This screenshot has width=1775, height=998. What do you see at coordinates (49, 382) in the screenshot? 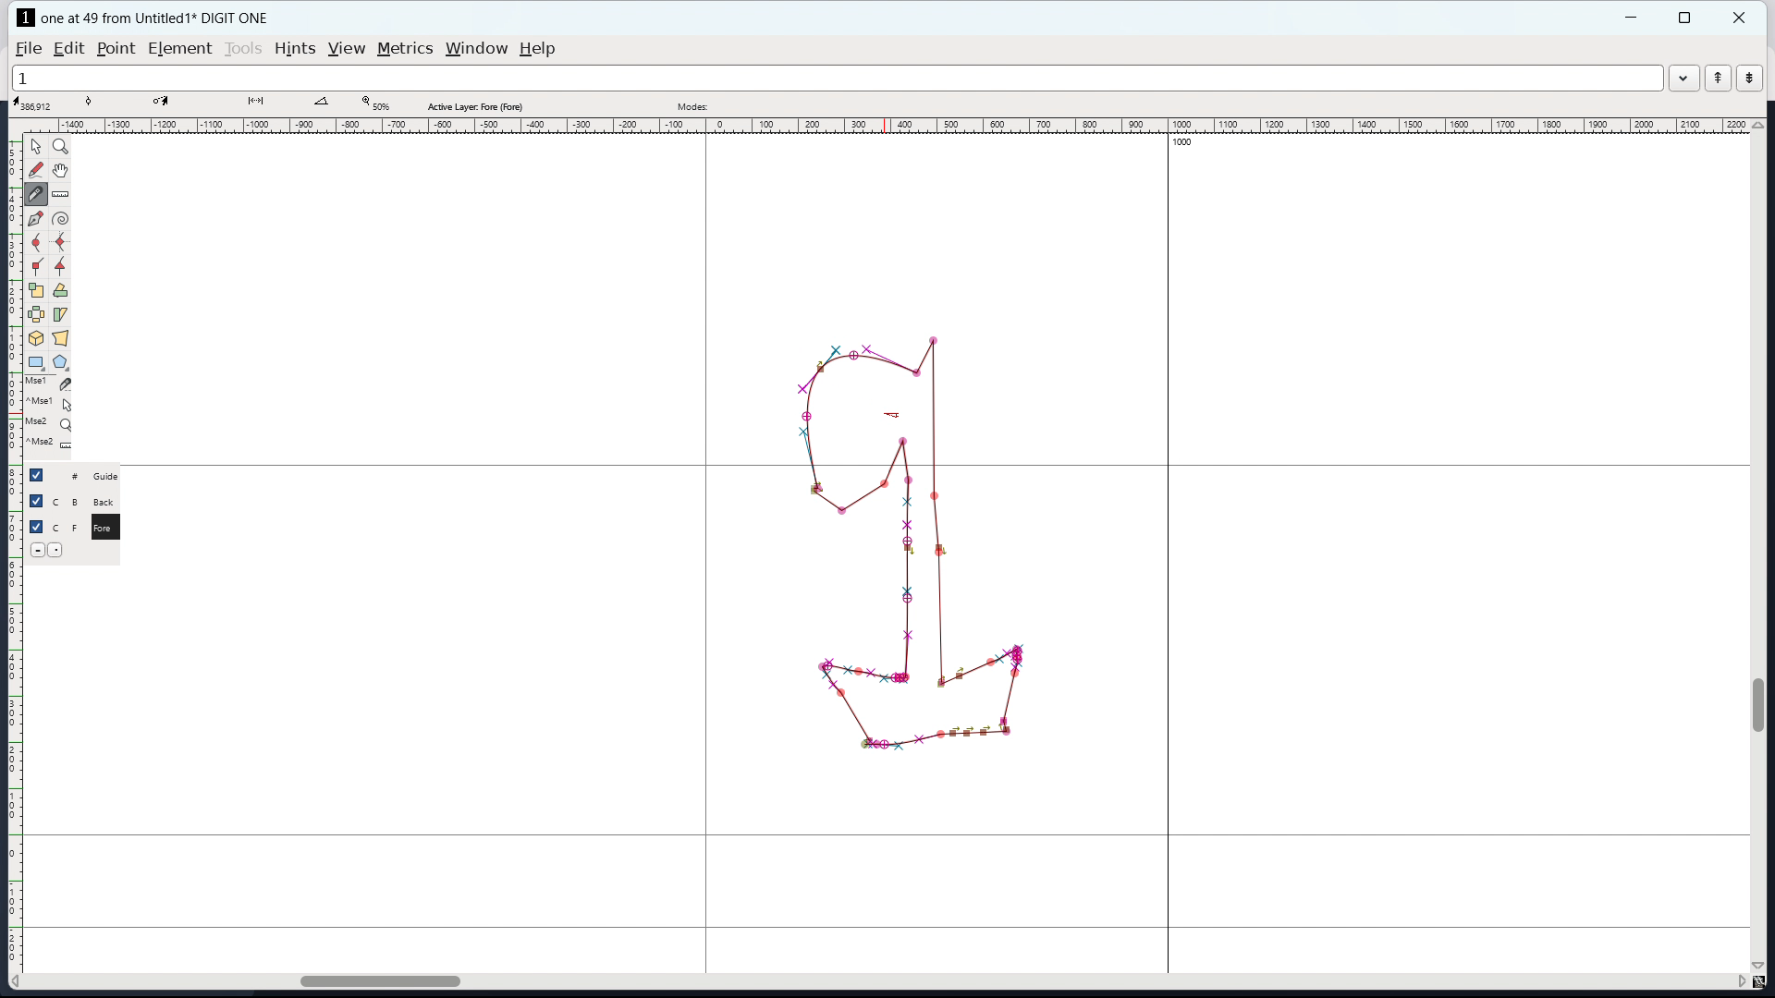
I see `mse1` at bounding box center [49, 382].